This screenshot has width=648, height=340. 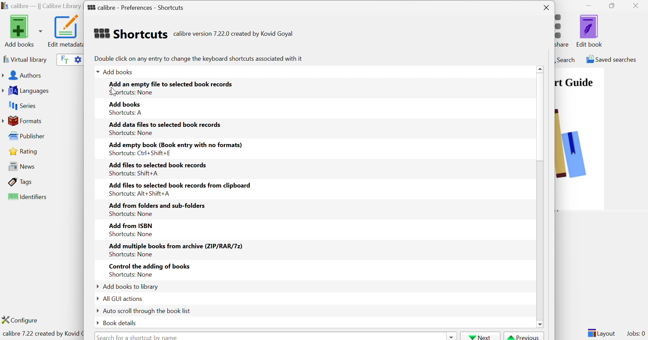 I want to click on Authors, so click(x=23, y=76).